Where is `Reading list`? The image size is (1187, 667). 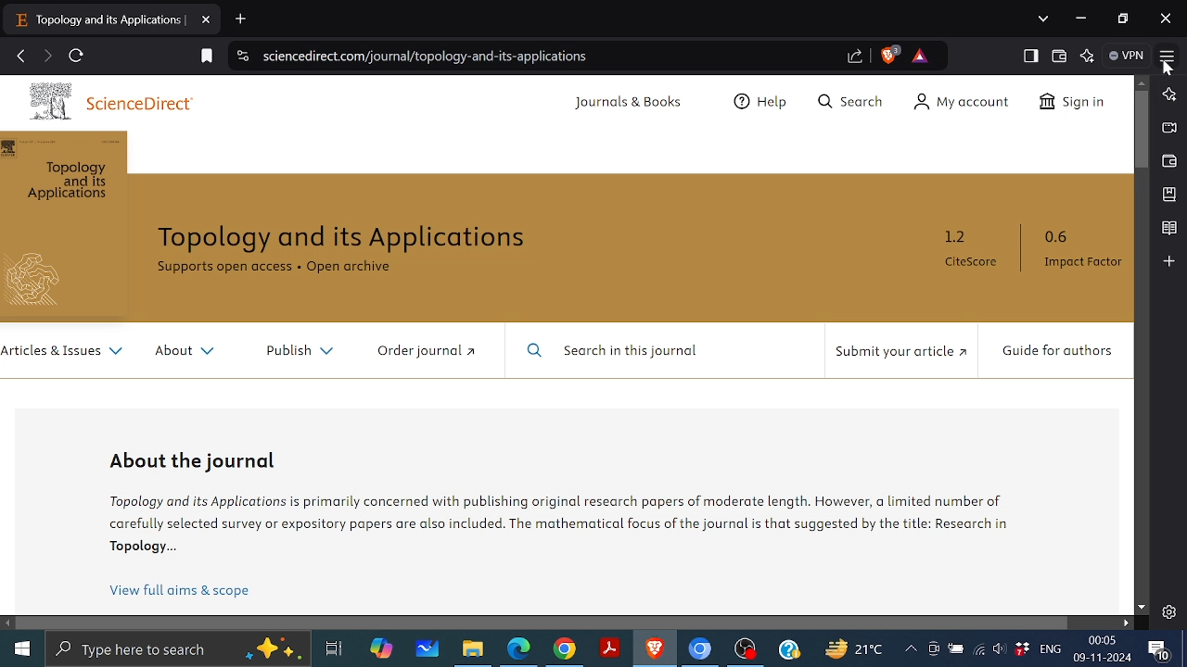
Reading list is located at coordinates (1170, 226).